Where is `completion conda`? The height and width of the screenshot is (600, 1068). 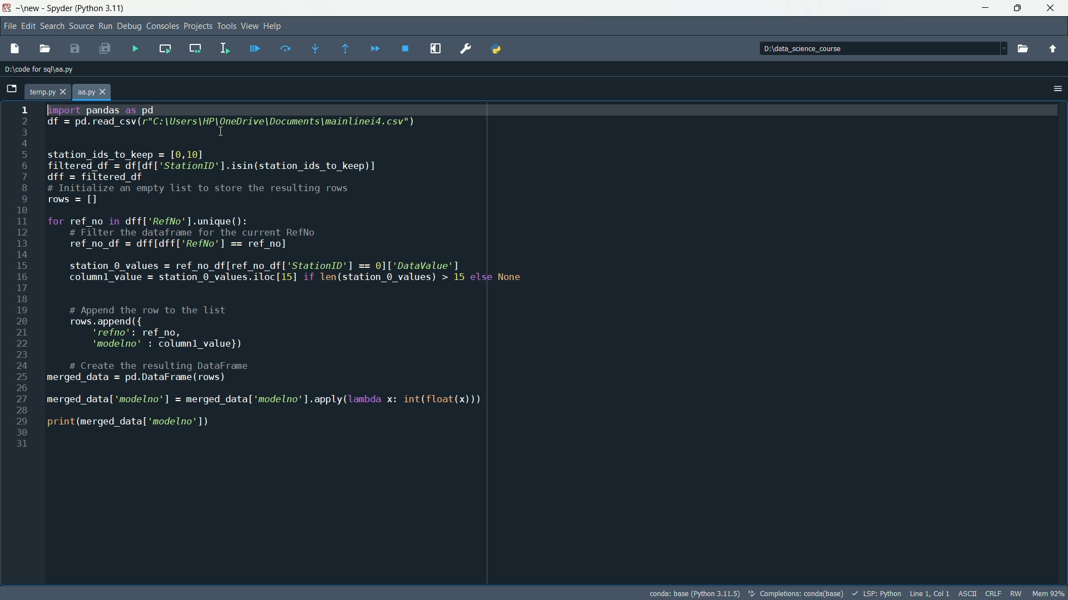
completion conda is located at coordinates (797, 592).